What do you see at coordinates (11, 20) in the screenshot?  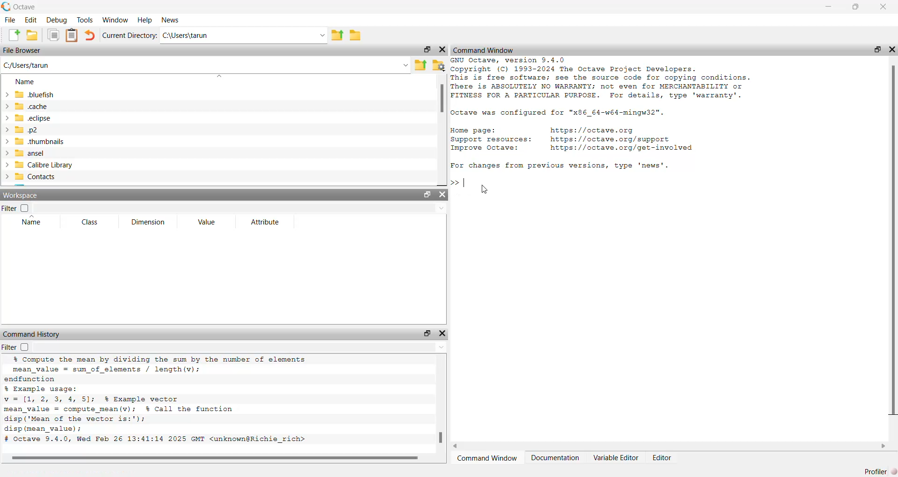 I see `file` at bounding box center [11, 20].